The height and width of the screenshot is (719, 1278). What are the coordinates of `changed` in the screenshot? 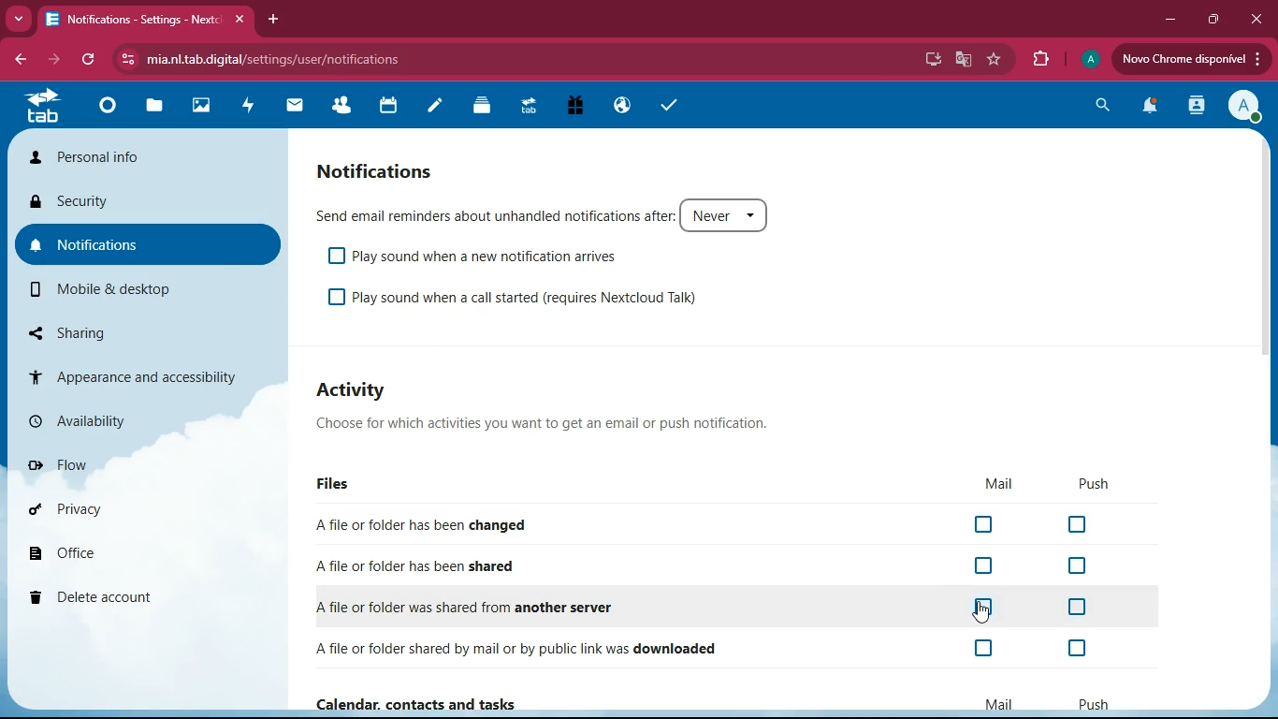 It's located at (458, 525).